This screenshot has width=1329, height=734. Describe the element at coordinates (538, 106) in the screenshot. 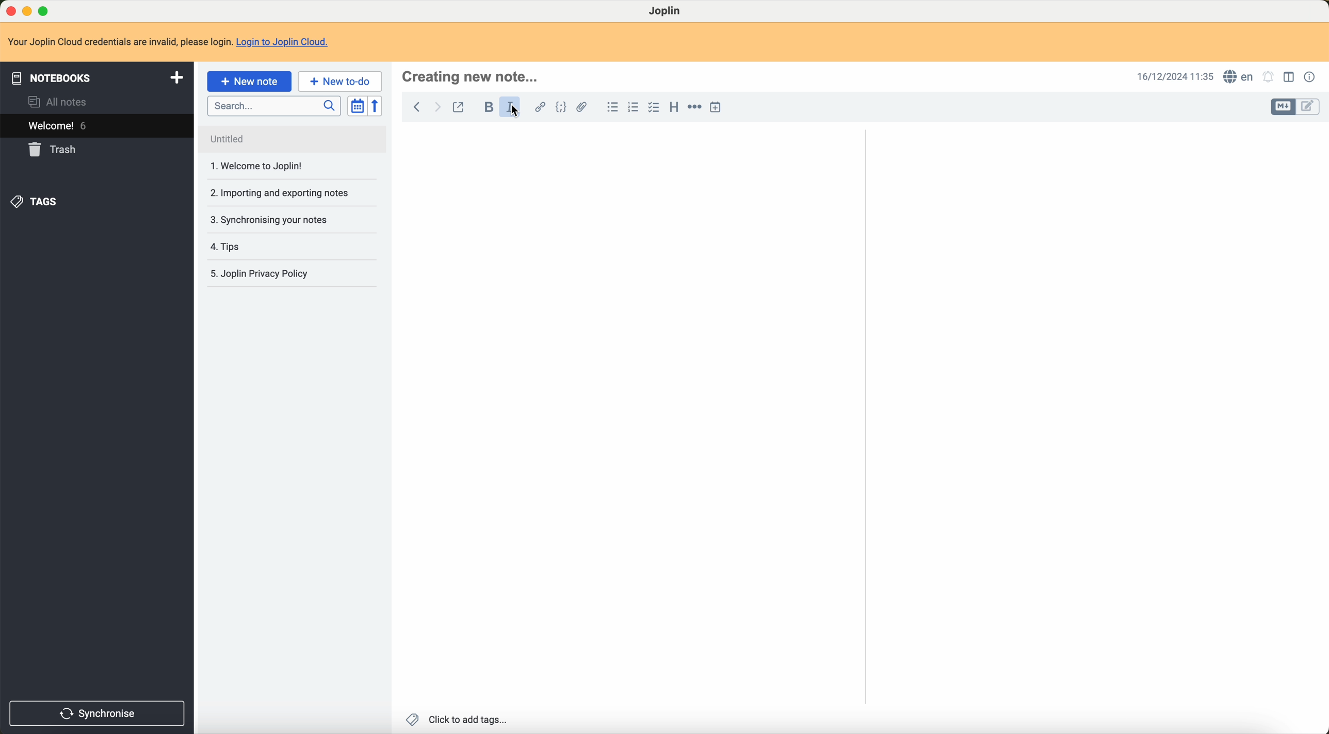

I see `hyperlink` at that location.